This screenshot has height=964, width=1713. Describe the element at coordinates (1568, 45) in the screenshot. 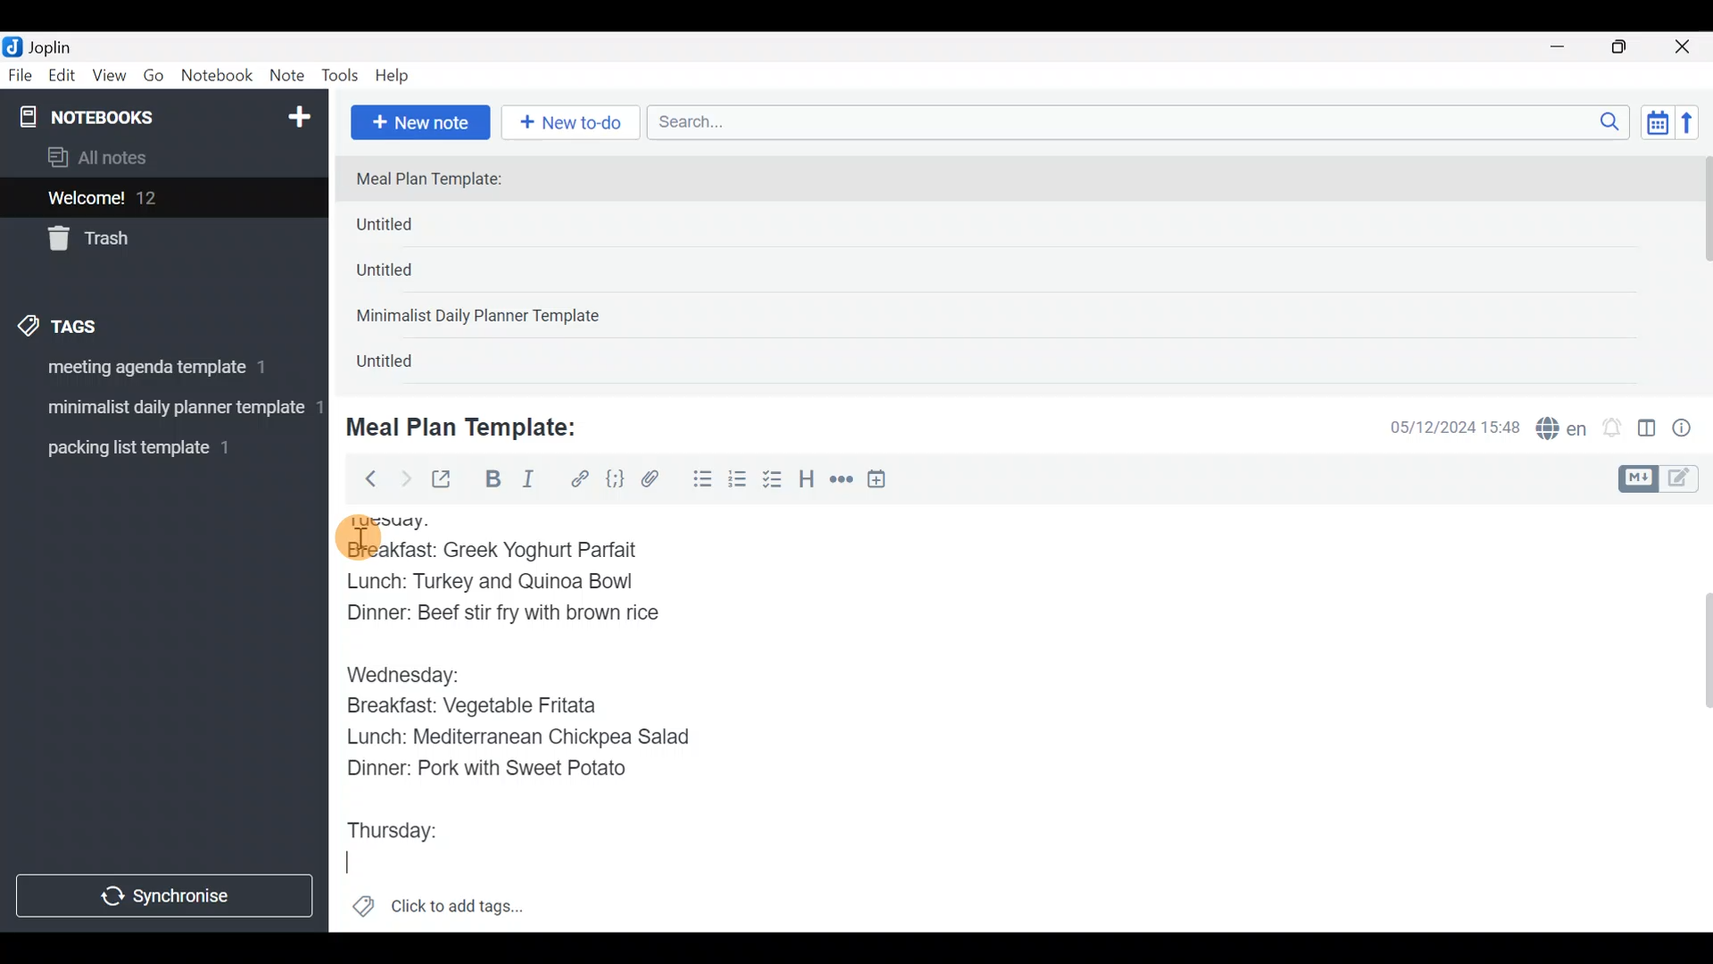

I see `Minimize` at that location.